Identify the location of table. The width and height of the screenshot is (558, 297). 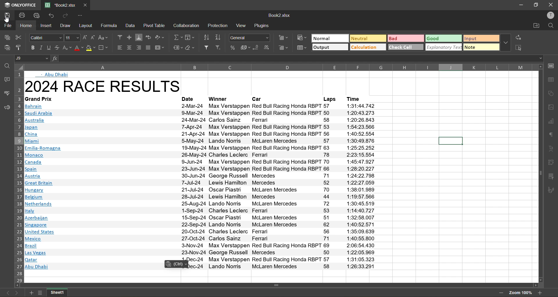
(551, 81).